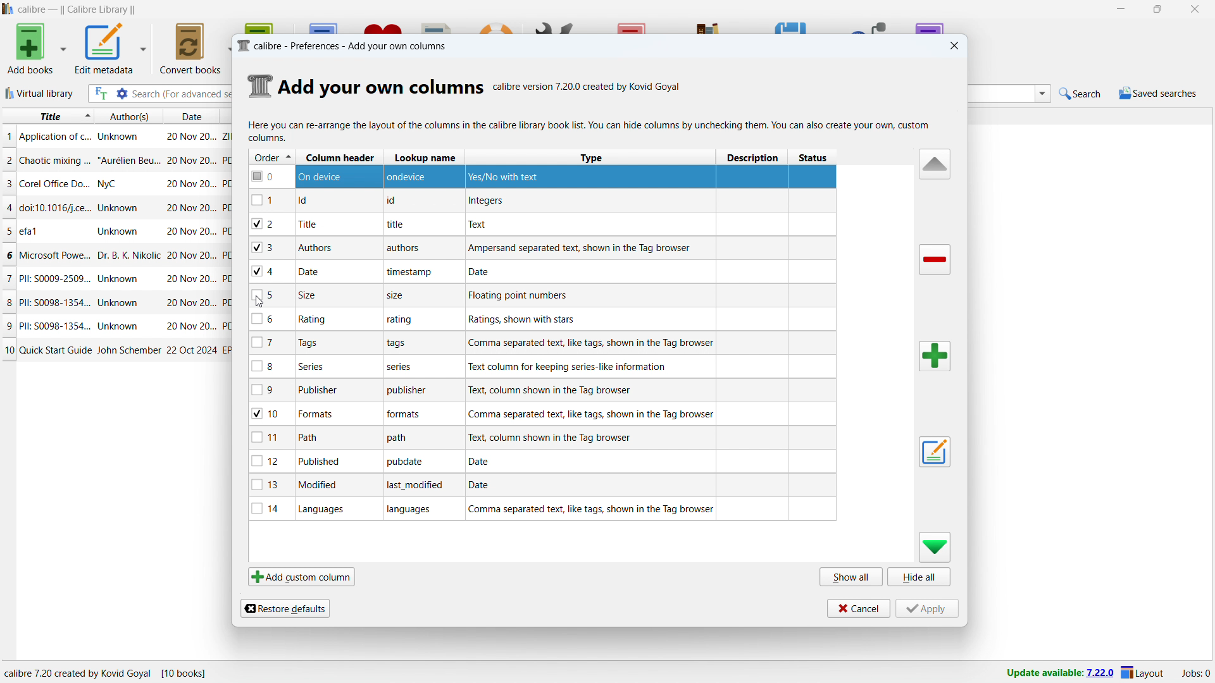 The height and width of the screenshot is (683, 1215). I want to click on title, so click(55, 183).